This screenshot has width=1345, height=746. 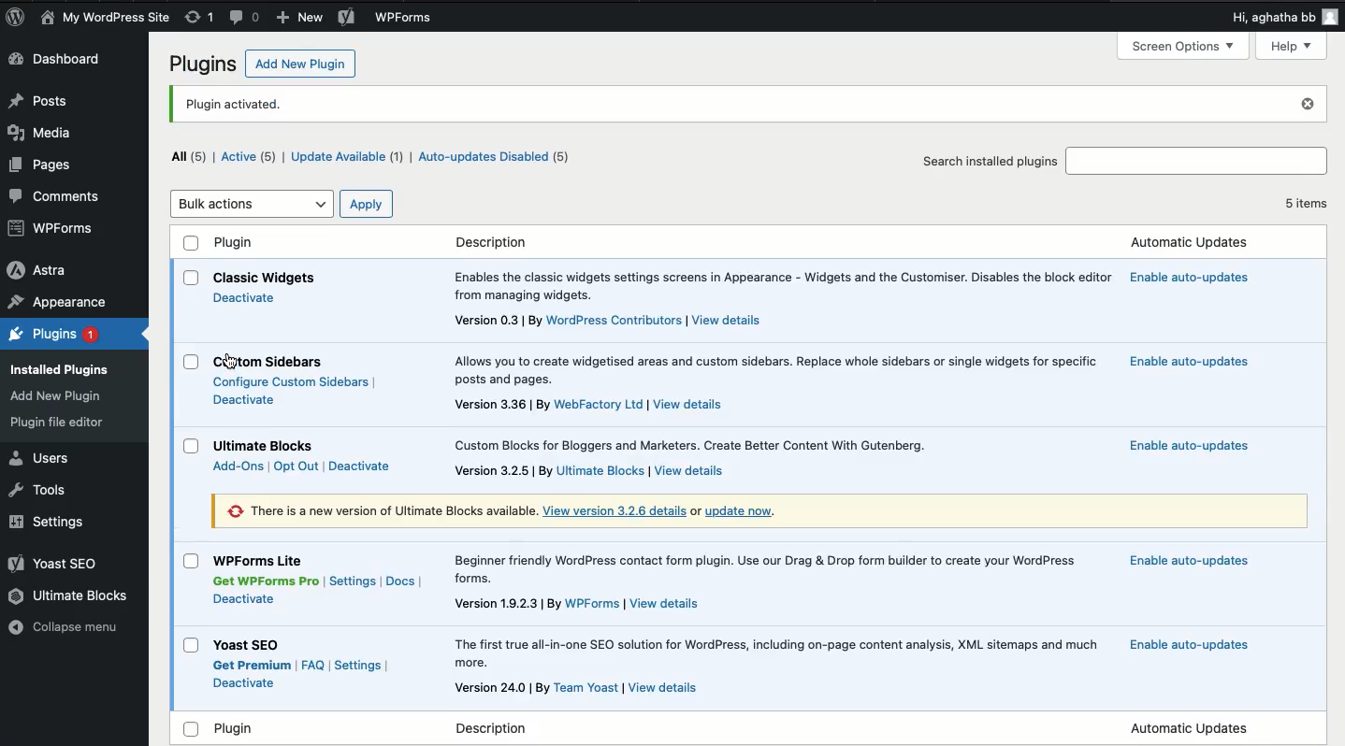 What do you see at coordinates (1188, 563) in the screenshot?
I see `Automatic updates` at bounding box center [1188, 563].